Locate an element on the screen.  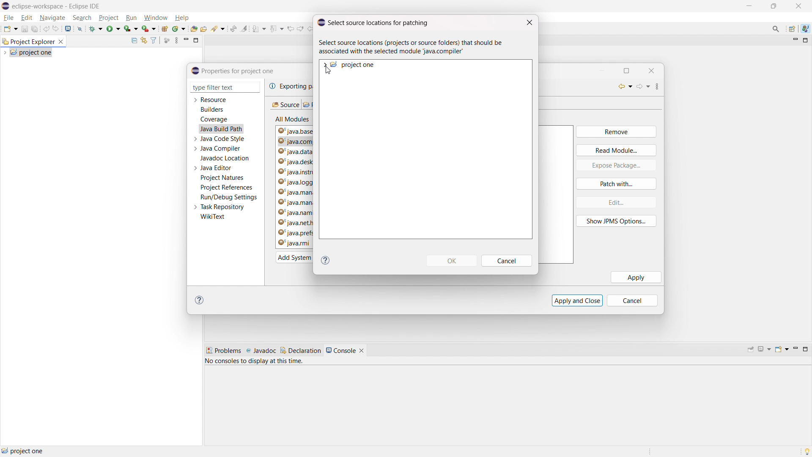
properties for project one is located at coordinates (233, 71).